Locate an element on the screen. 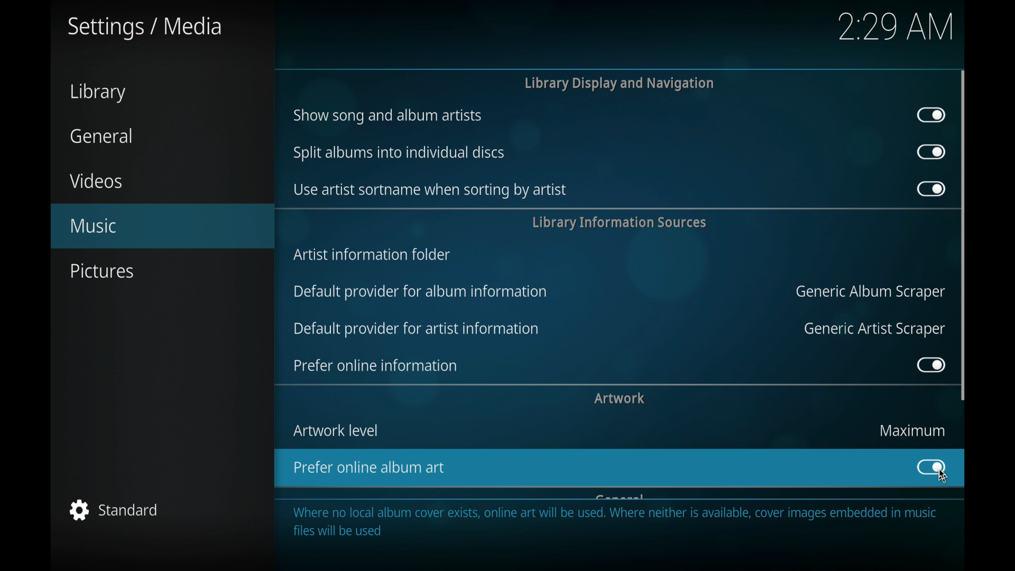  toggle button is located at coordinates (930, 115).